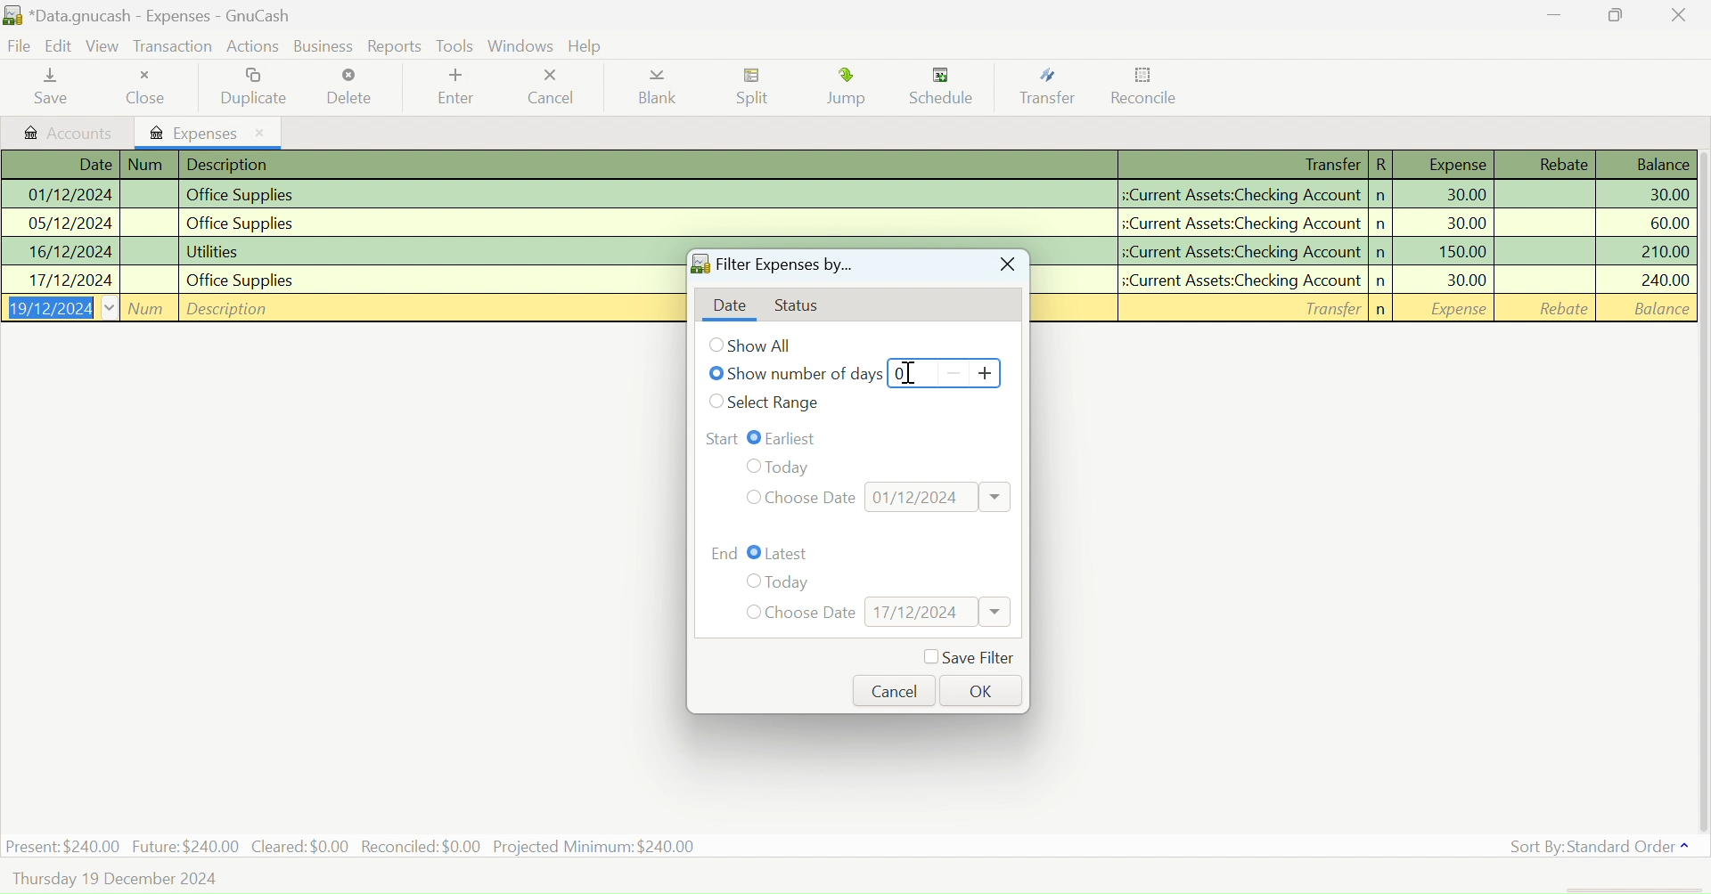 The image size is (1711, 894). Describe the element at coordinates (716, 372) in the screenshot. I see `Checkbox` at that location.